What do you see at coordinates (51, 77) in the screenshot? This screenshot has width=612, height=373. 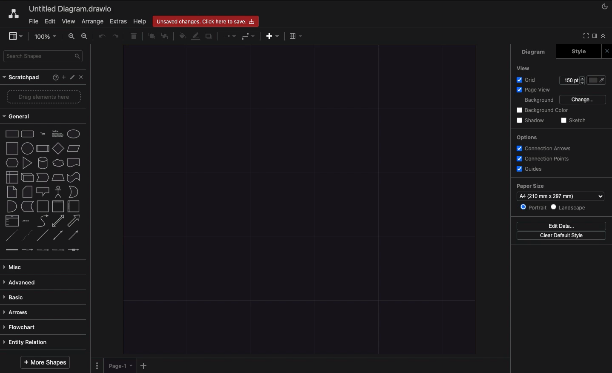 I see `Help` at bounding box center [51, 77].